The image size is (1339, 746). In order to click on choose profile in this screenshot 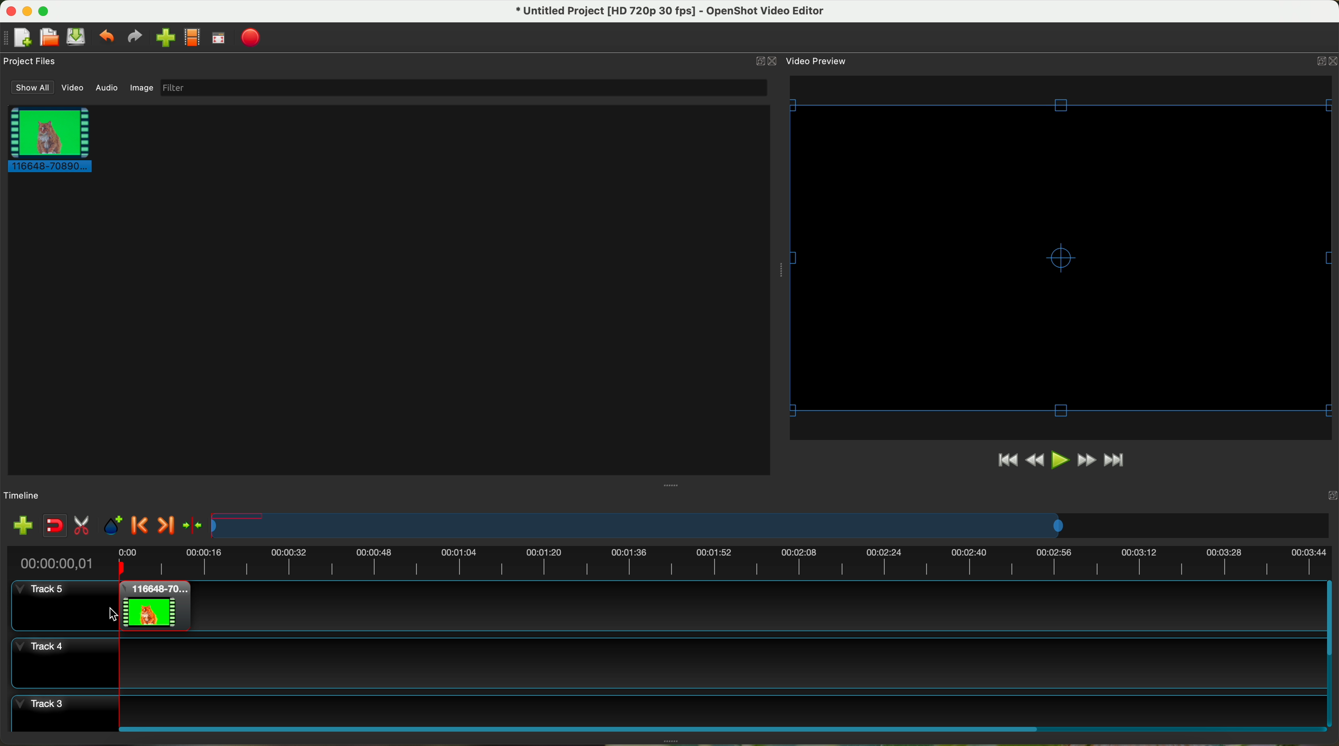, I will do `click(192, 38)`.